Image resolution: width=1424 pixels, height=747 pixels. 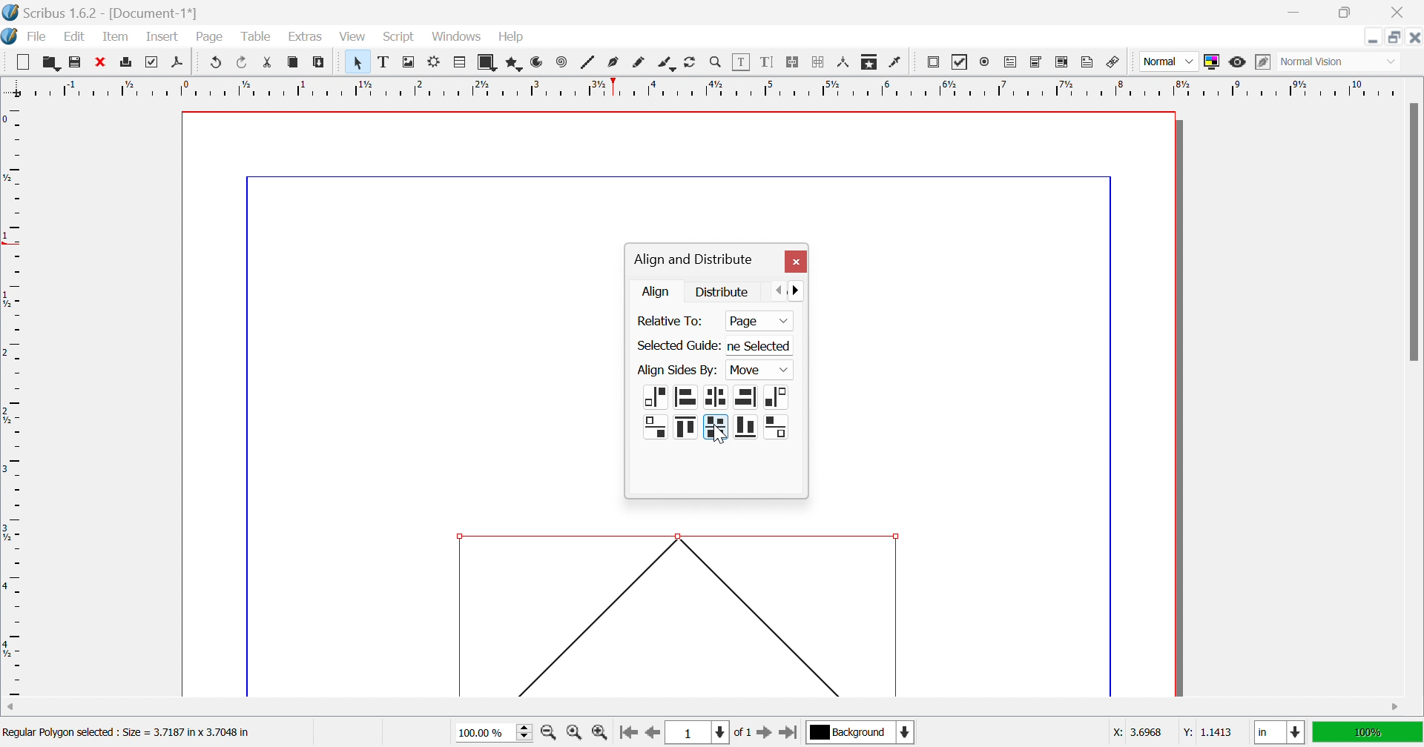 What do you see at coordinates (78, 38) in the screenshot?
I see `Edit` at bounding box center [78, 38].